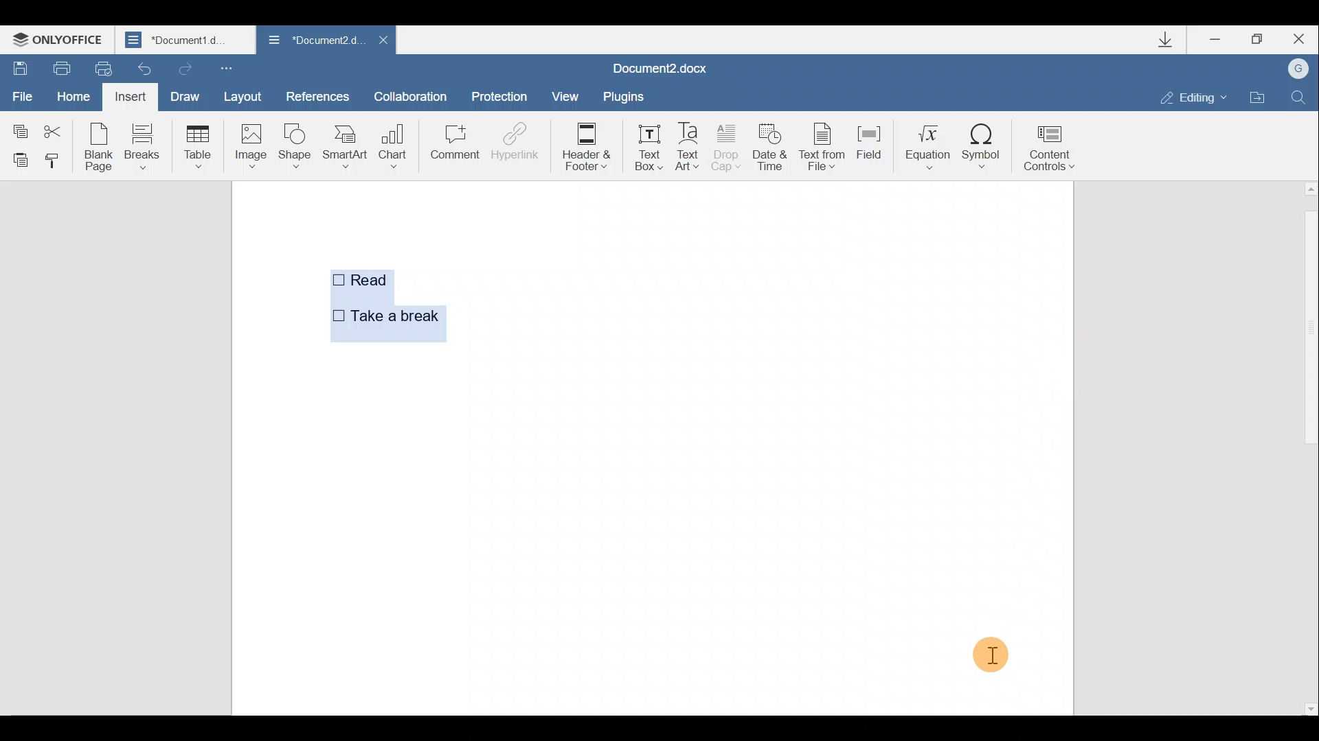 The width and height of the screenshot is (1319, 741). What do you see at coordinates (250, 145) in the screenshot?
I see `Image` at bounding box center [250, 145].